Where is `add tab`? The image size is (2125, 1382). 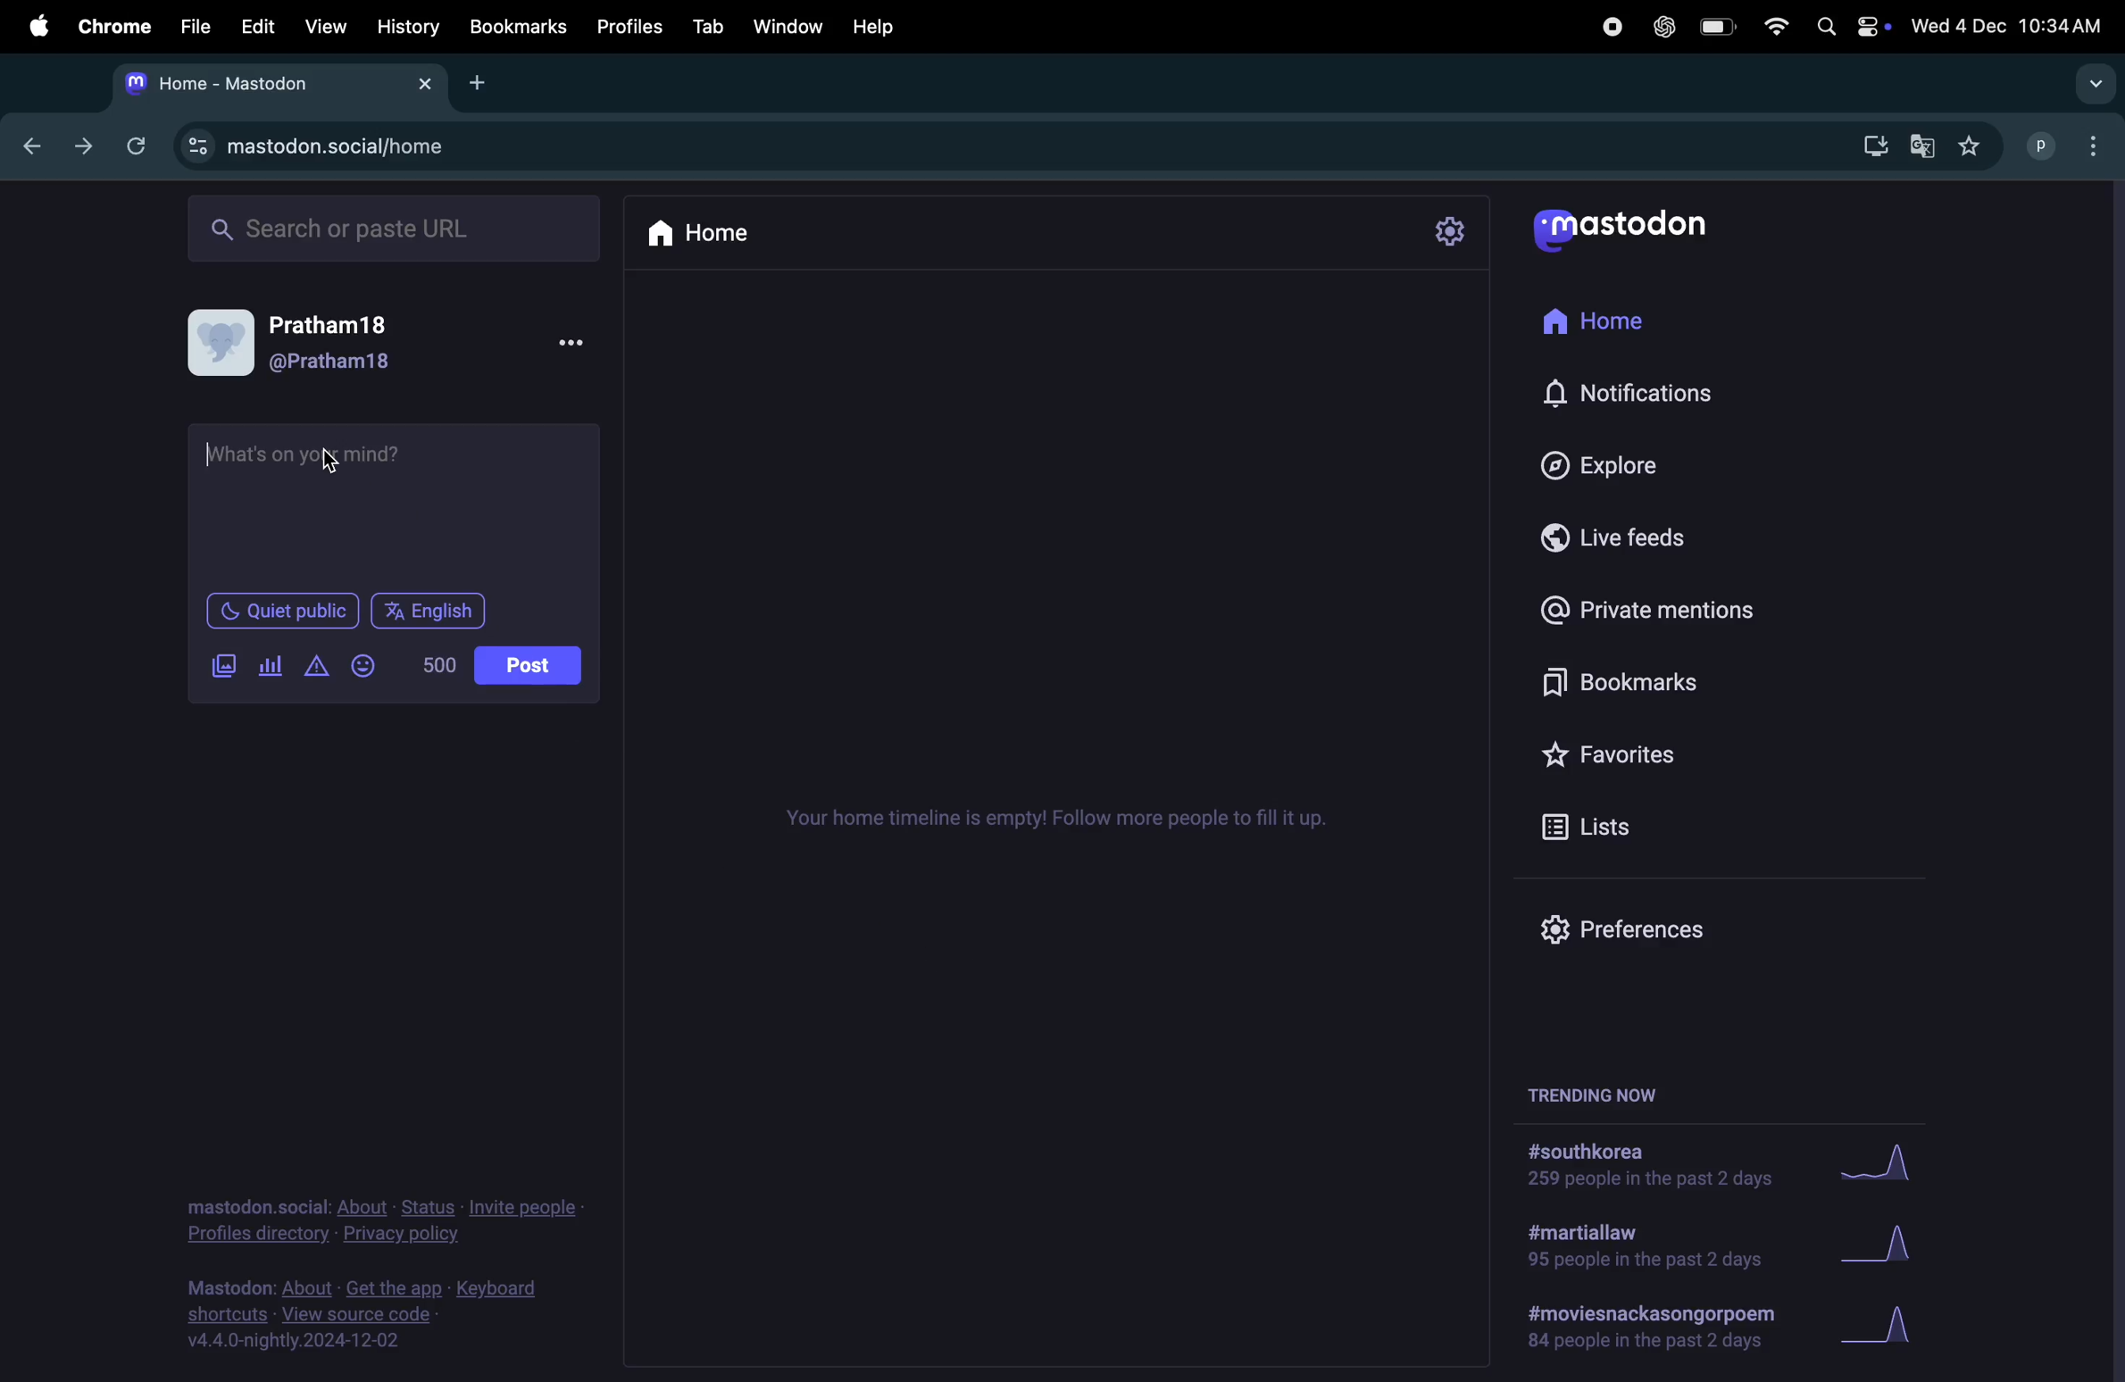 add tab is located at coordinates (479, 81).